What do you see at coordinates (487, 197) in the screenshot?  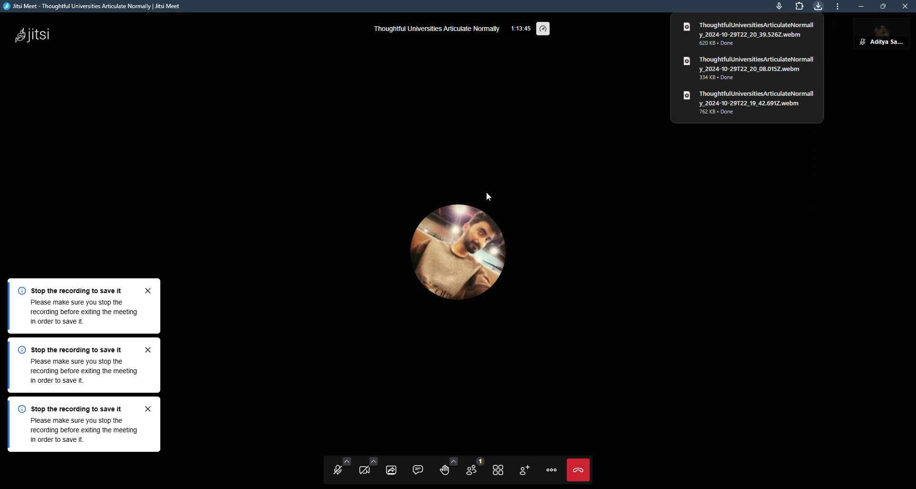 I see `cursor` at bounding box center [487, 197].